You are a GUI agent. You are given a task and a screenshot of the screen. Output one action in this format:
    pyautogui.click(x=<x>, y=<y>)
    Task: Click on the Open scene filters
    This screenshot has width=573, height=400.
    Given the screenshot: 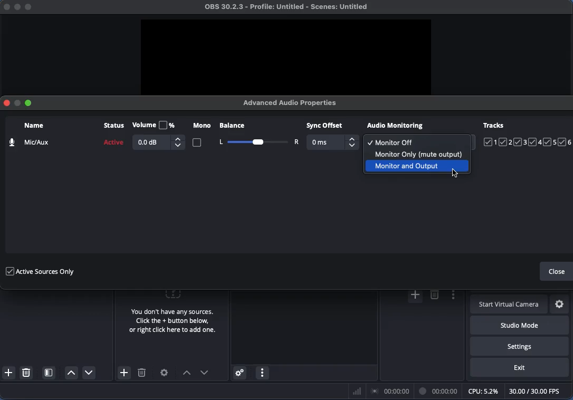 What is the action you would take?
    pyautogui.click(x=50, y=374)
    